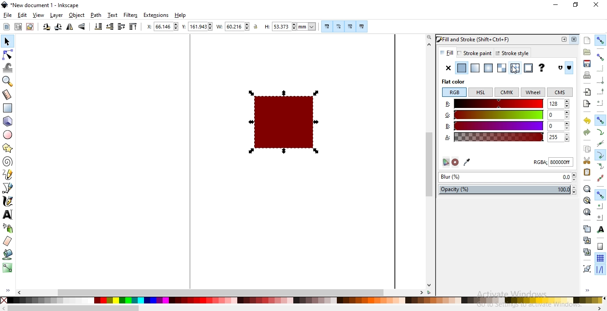 This screenshot has width=607, height=311. I want to click on path, so click(96, 15).